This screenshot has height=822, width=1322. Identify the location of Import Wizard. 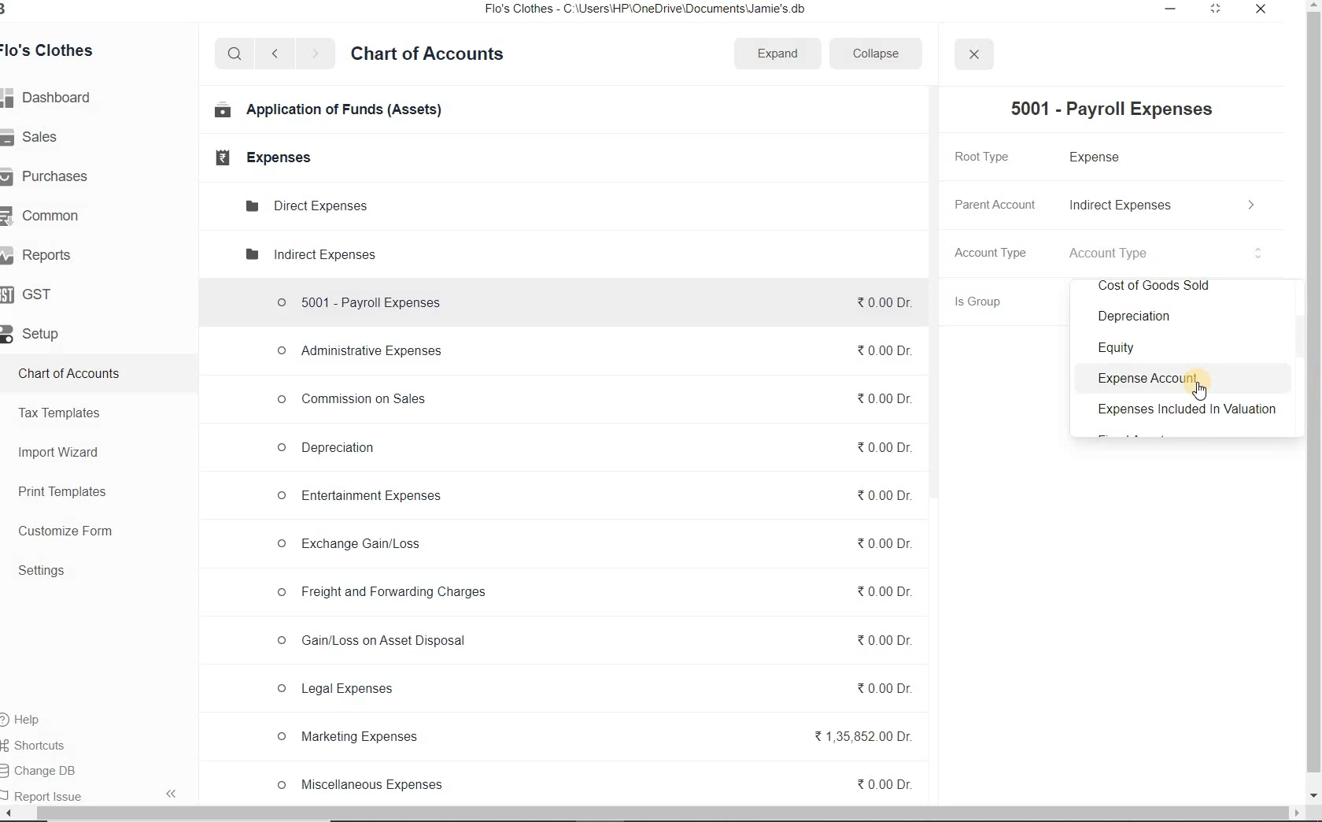
(61, 452).